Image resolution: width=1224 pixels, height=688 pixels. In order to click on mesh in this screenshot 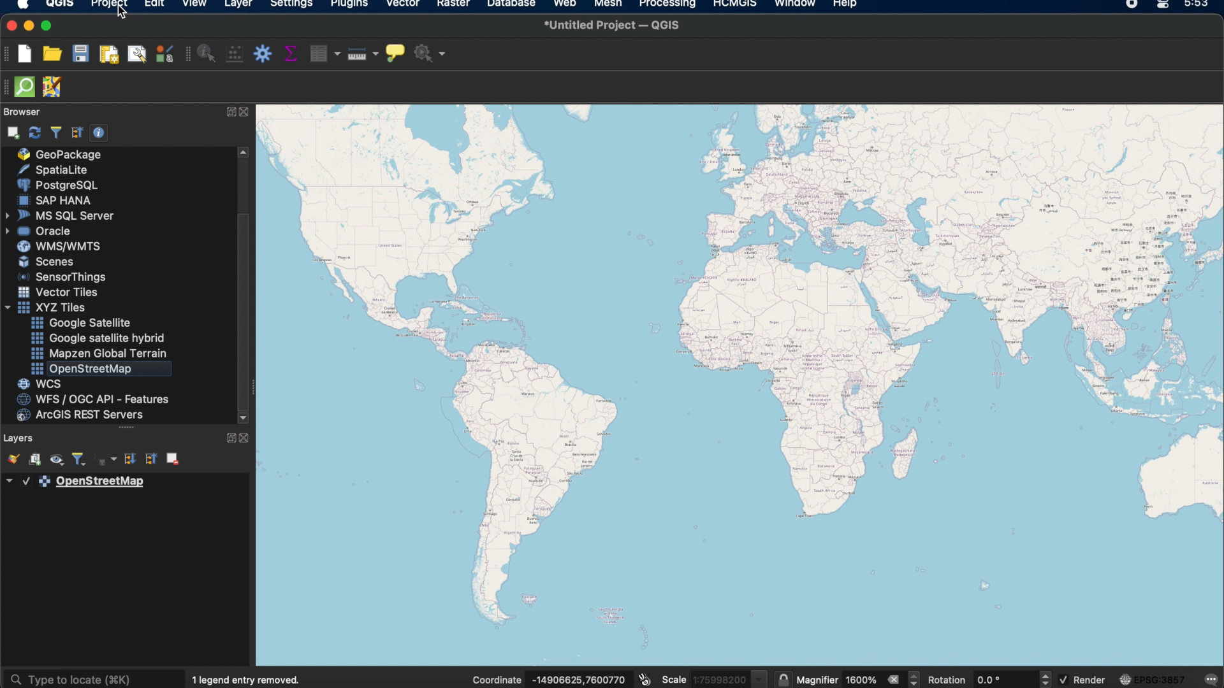, I will do `click(610, 5)`.